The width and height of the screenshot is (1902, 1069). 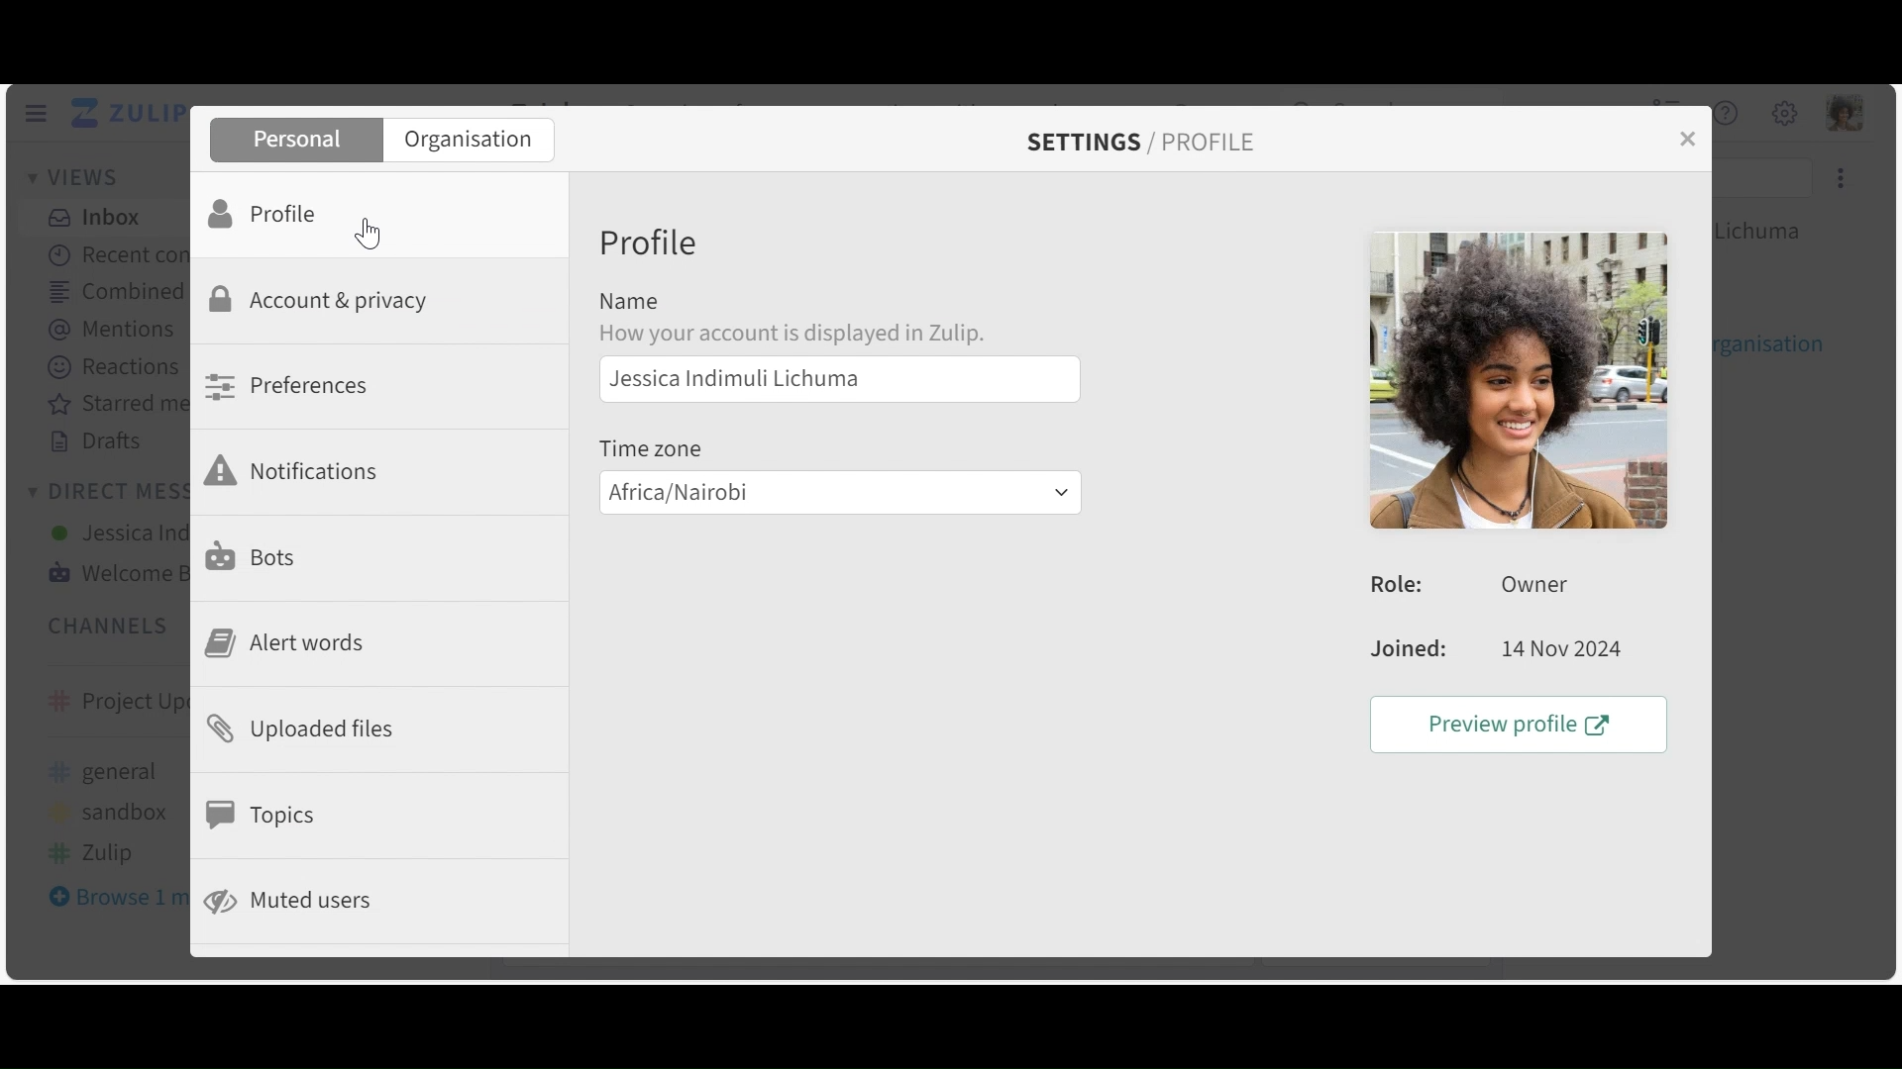 I want to click on Preview Profile, so click(x=1513, y=721).